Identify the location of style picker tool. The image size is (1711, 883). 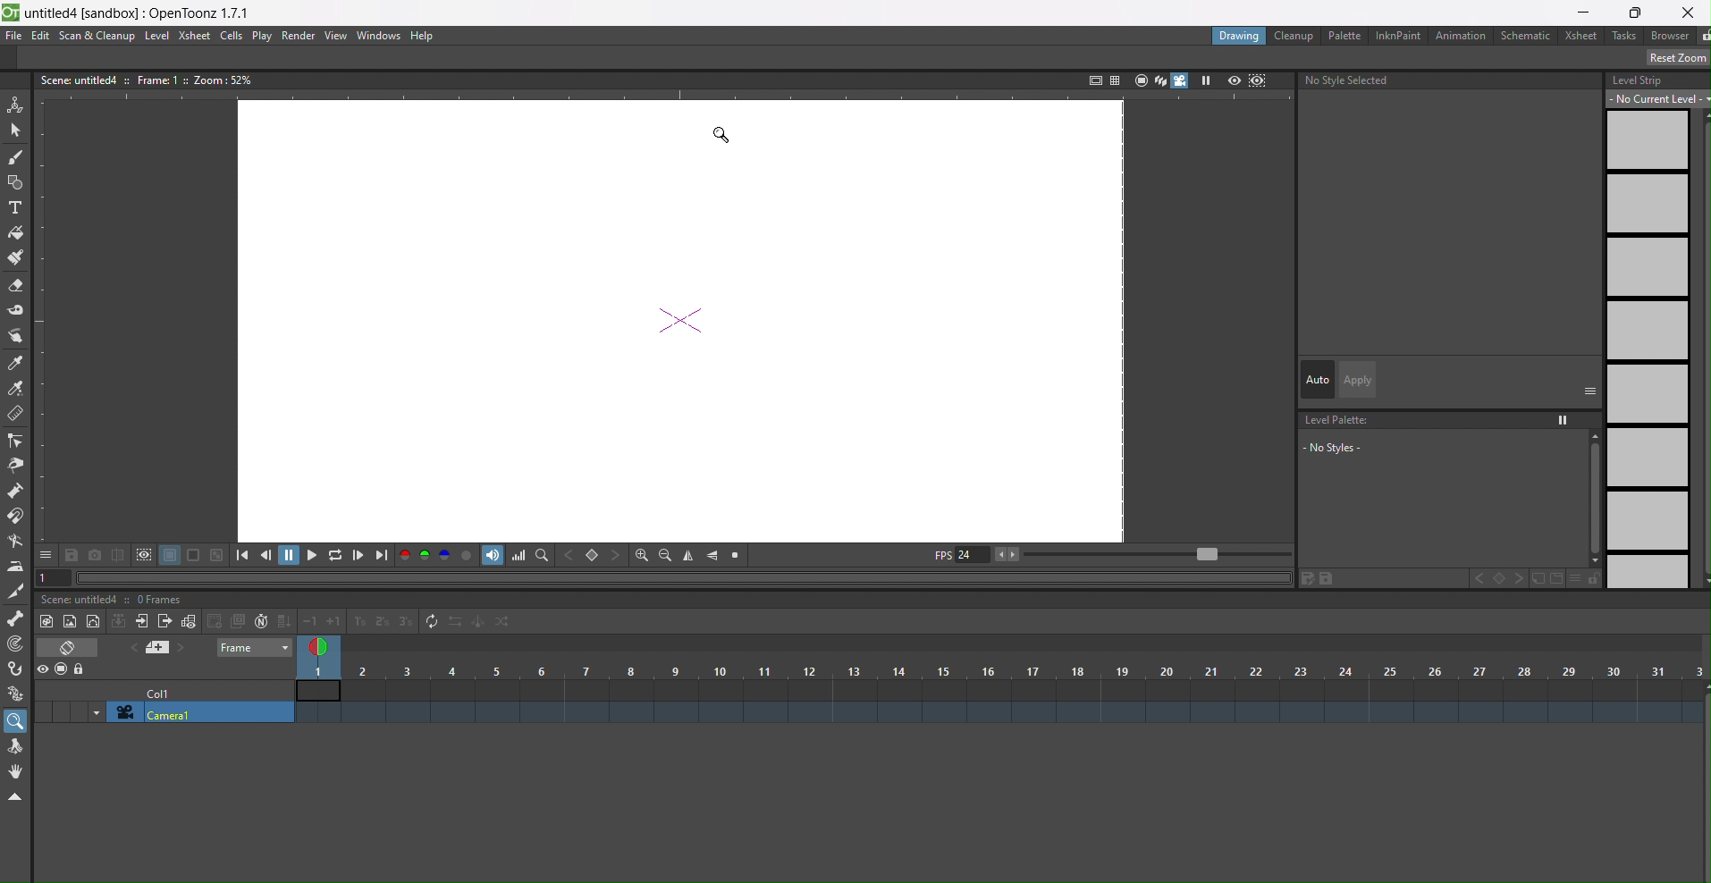
(19, 335).